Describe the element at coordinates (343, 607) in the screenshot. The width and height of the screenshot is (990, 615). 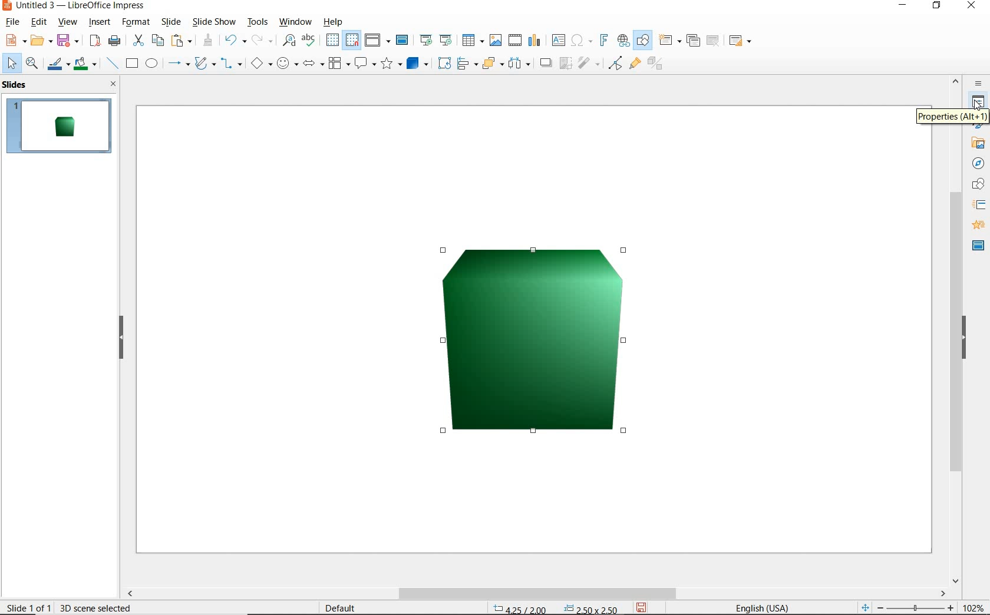
I see `DEFAULT` at that location.